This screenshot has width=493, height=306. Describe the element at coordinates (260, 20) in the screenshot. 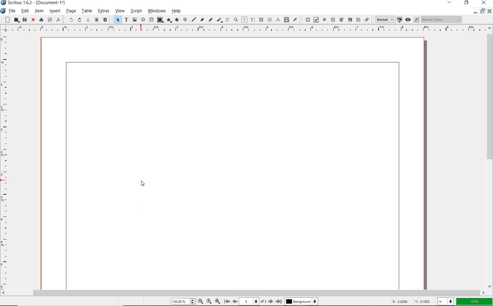

I see `link text frames` at that location.